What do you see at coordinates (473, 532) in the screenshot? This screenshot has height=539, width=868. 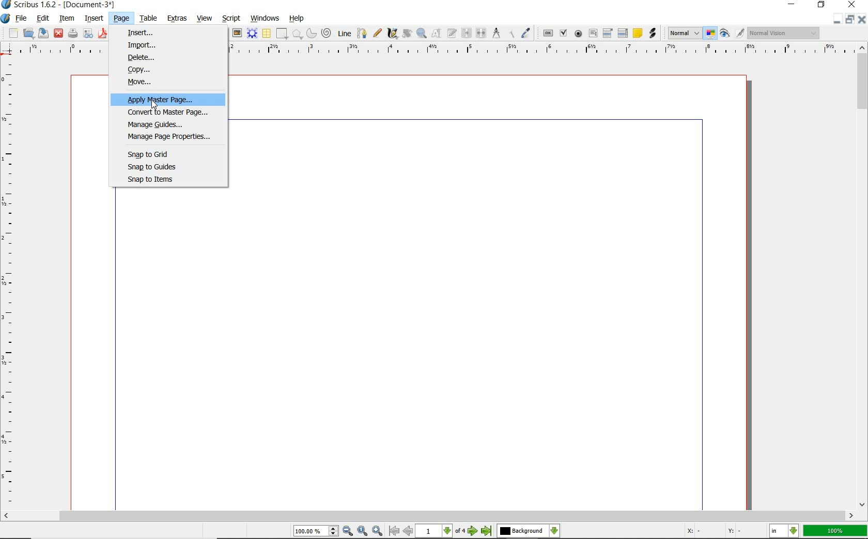 I see `Next Page` at bounding box center [473, 532].